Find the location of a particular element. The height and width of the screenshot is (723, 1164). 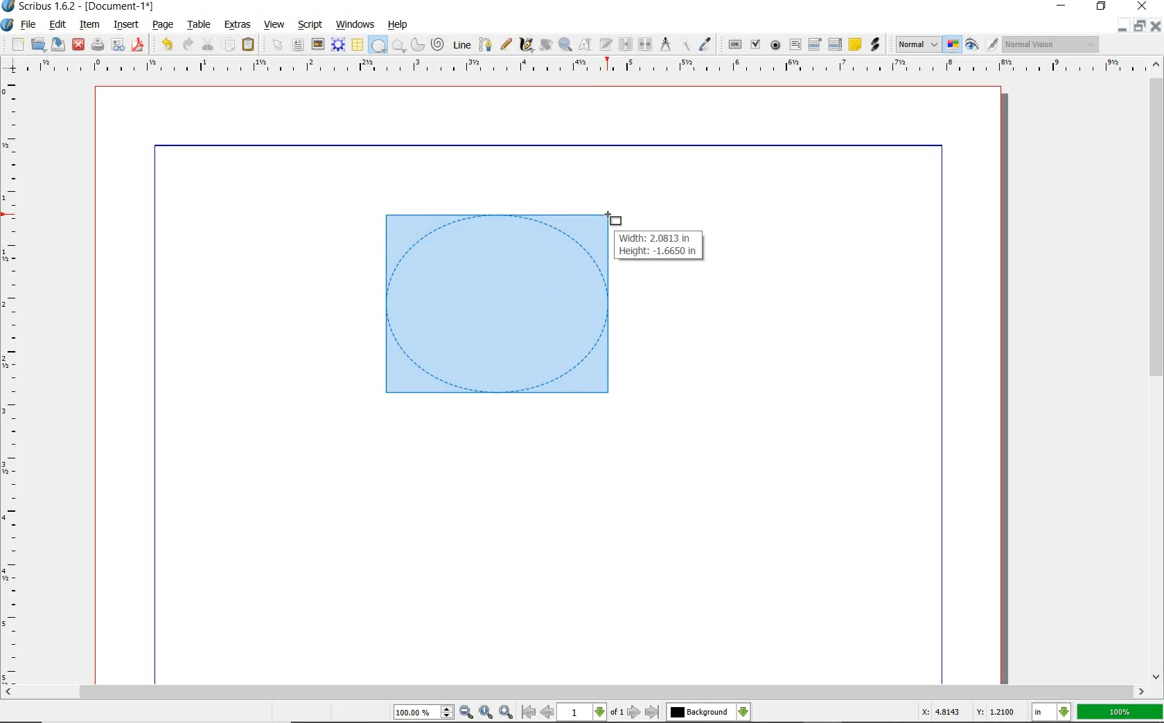

REDO is located at coordinates (188, 43).